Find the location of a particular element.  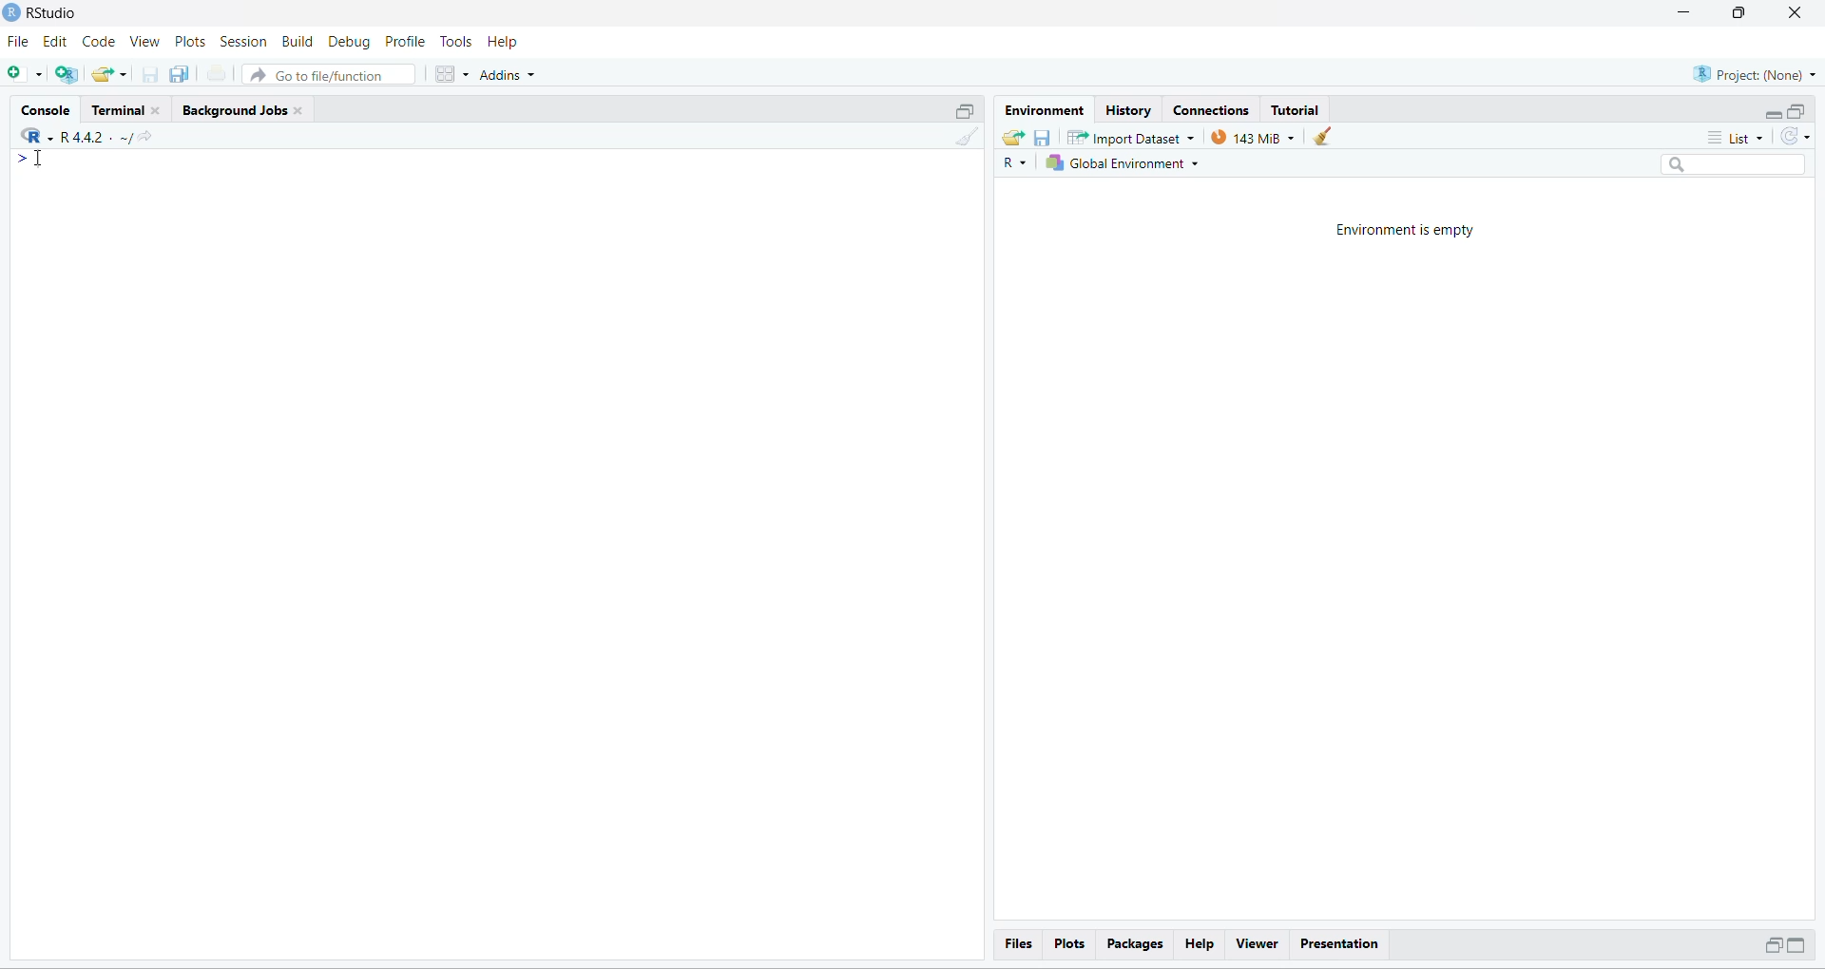

viewer is located at coordinates (1258, 944).